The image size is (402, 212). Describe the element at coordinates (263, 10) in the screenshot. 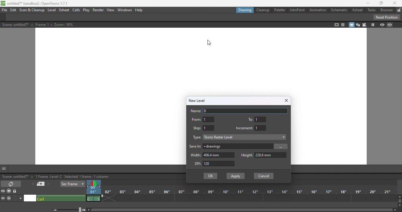

I see `Cleanup` at that location.